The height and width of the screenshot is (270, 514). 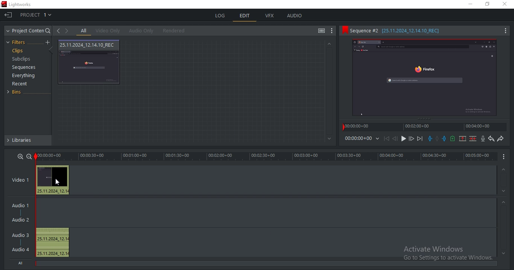 I want to click on undo, so click(x=490, y=139).